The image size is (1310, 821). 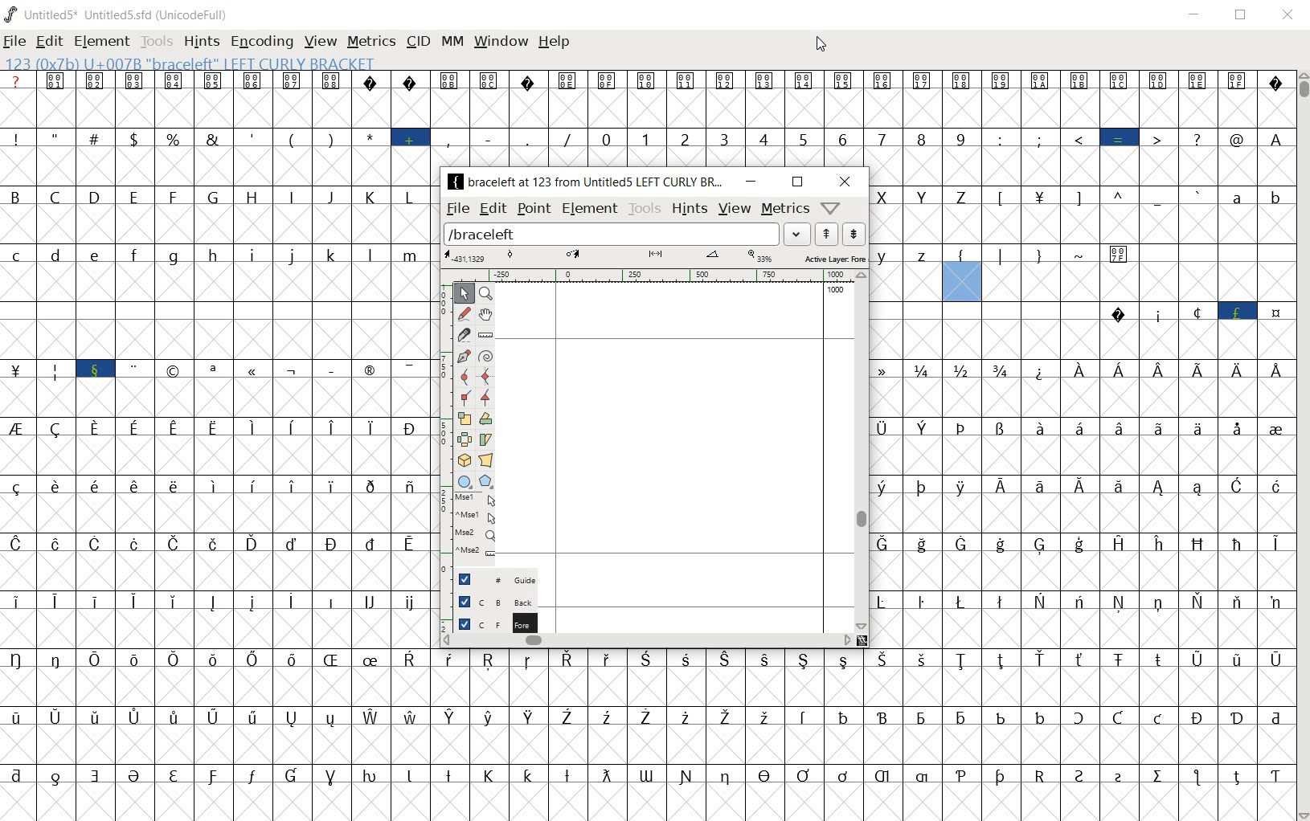 What do you see at coordinates (464, 293) in the screenshot?
I see `POINTER` at bounding box center [464, 293].